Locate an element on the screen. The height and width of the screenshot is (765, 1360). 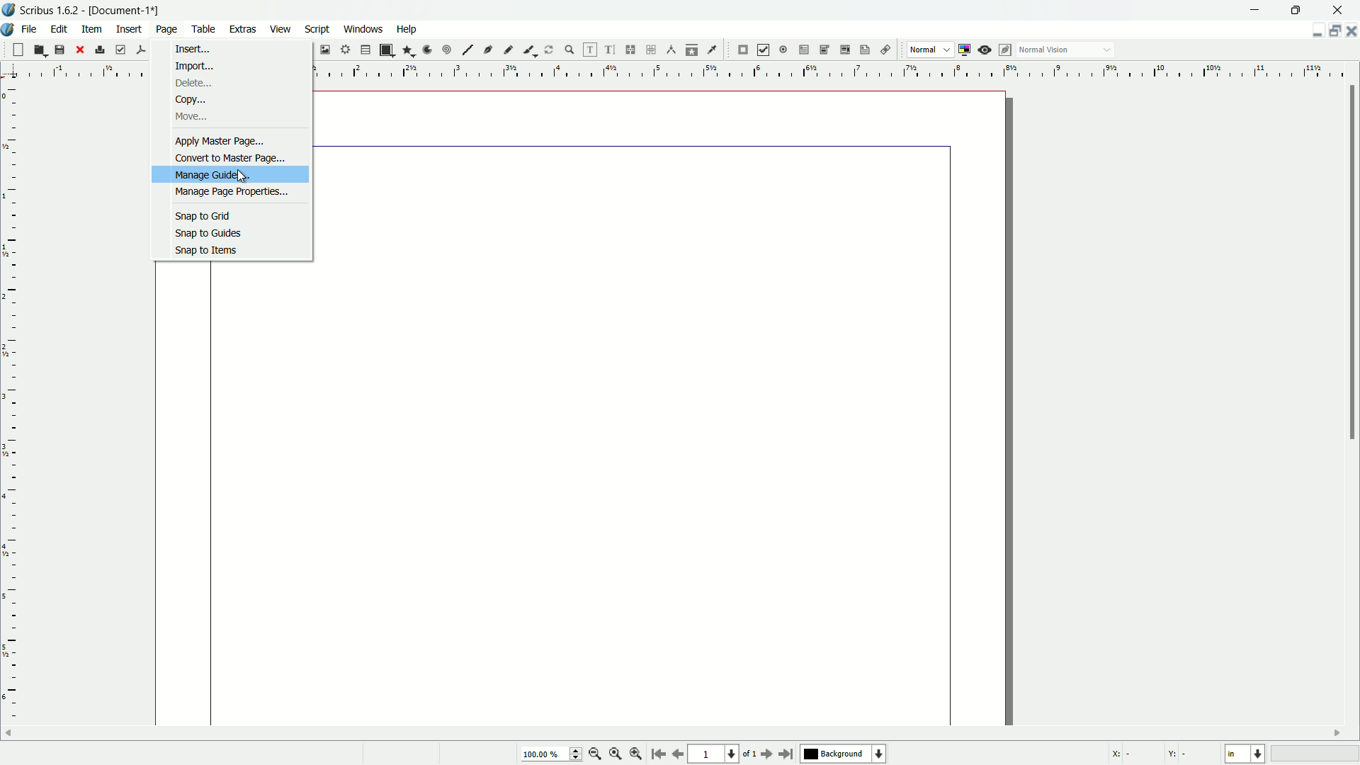
image frame is located at coordinates (324, 49).